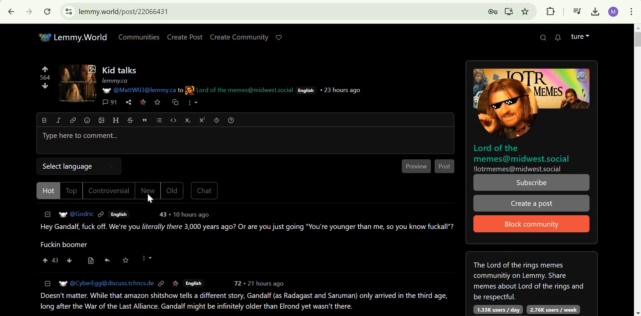 The image size is (641, 316). Describe the element at coordinates (192, 283) in the screenshot. I see `english` at that location.